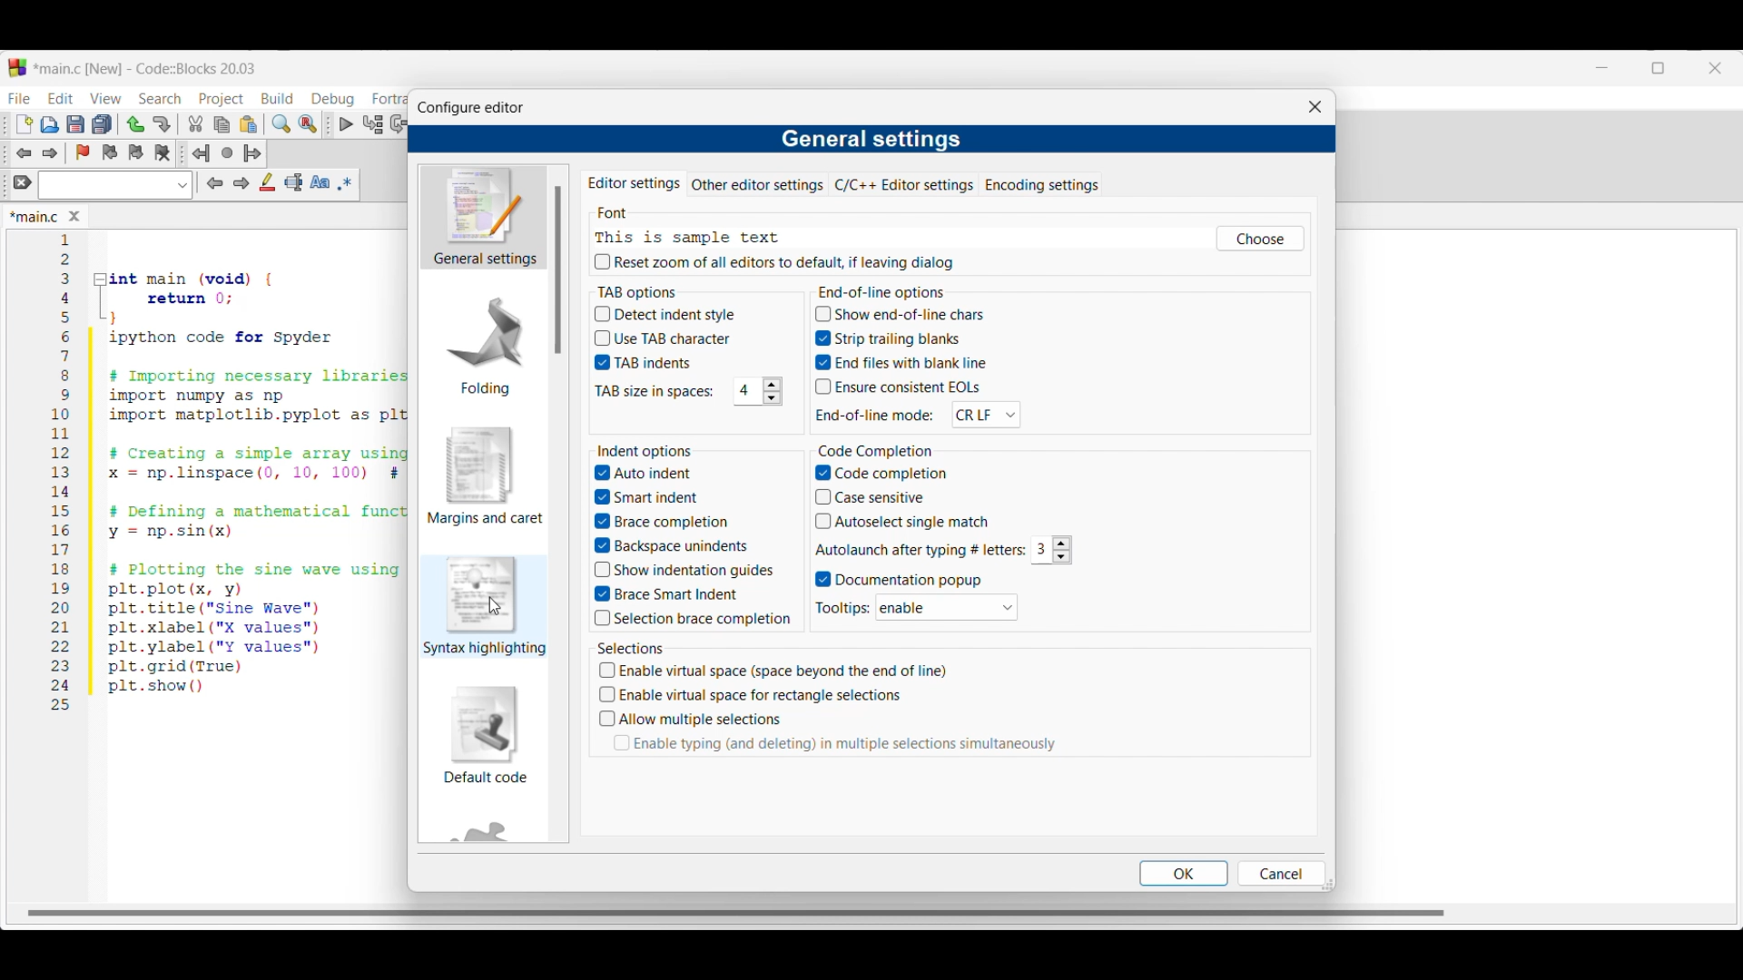 The image size is (1743, 980). I want to click on Copy, so click(222, 125).